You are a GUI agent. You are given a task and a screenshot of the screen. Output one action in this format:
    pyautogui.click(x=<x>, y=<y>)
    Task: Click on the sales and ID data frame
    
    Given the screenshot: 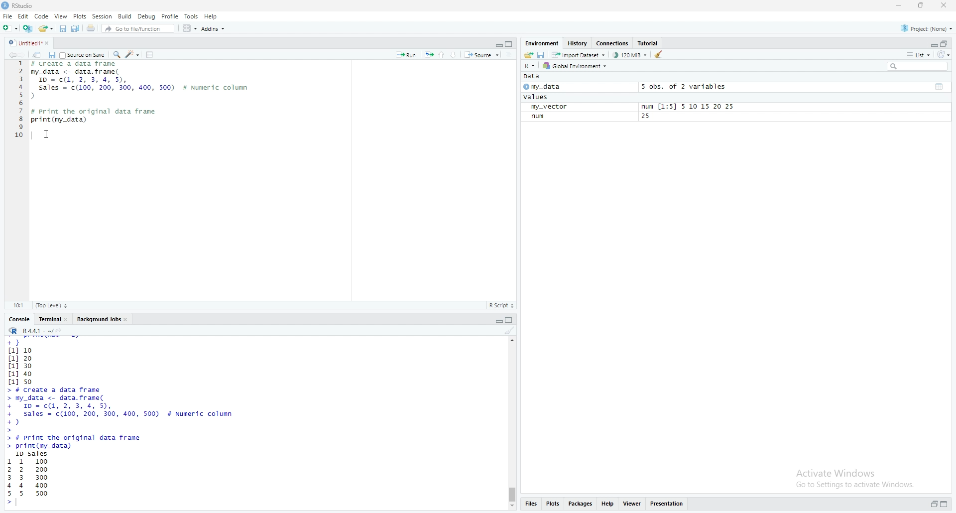 What is the action you would take?
    pyautogui.click(x=141, y=85)
    